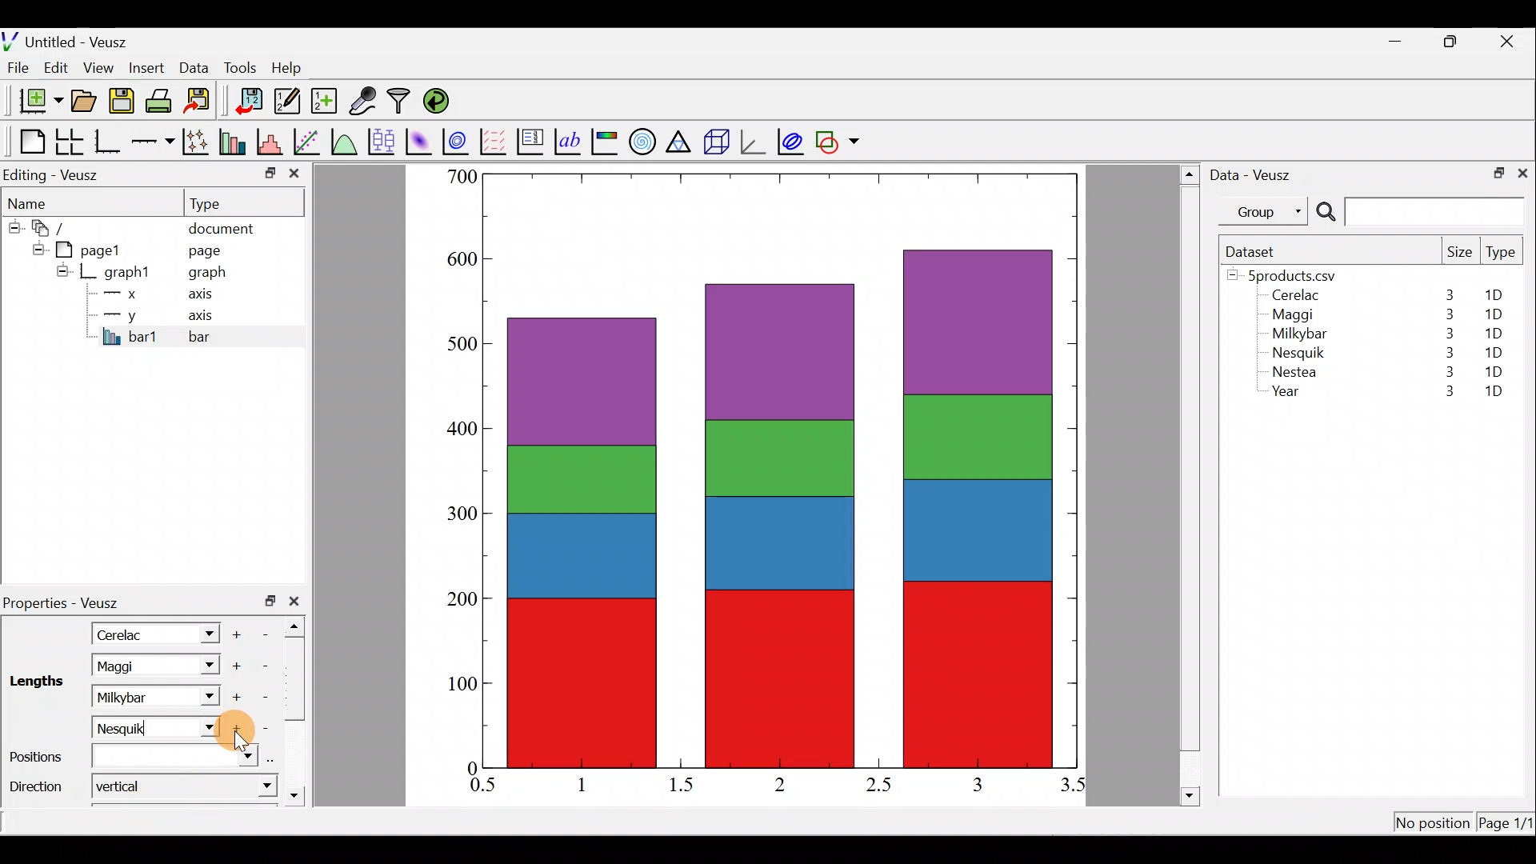 Image resolution: width=1536 pixels, height=864 pixels. What do you see at coordinates (1490, 333) in the screenshot?
I see `1D` at bounding box center [1490, 333].